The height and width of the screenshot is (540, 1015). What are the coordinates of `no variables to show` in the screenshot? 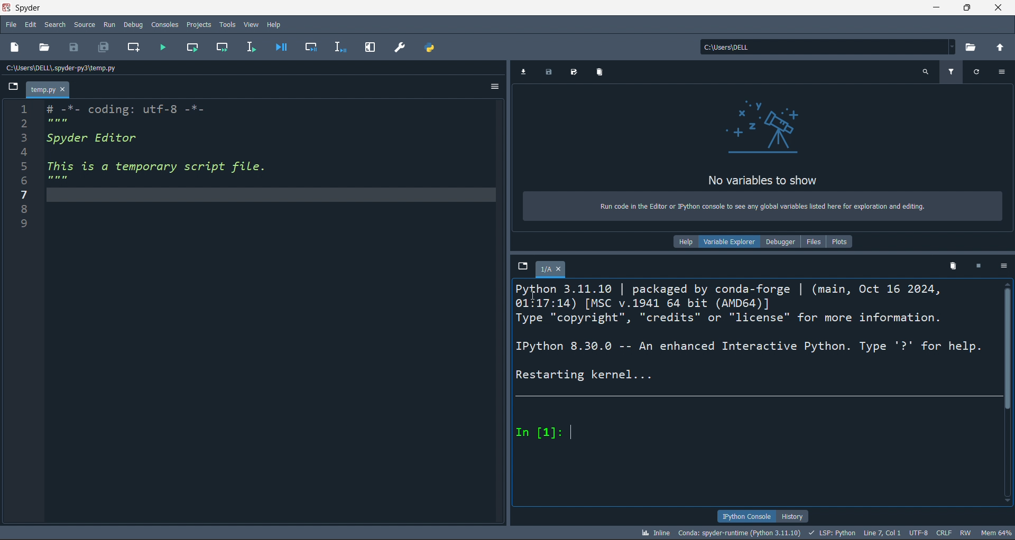 It's located at (762, 177).